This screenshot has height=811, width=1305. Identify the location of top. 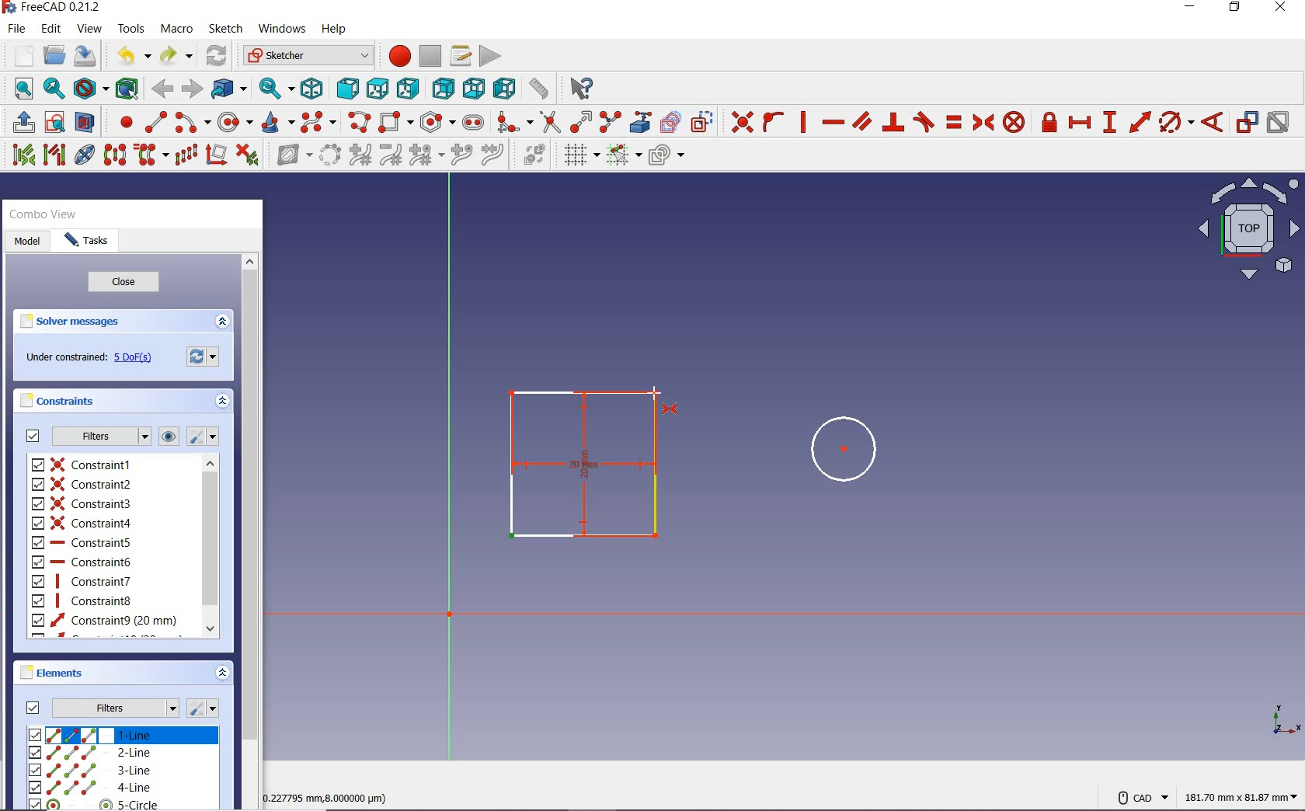
(378, 89).